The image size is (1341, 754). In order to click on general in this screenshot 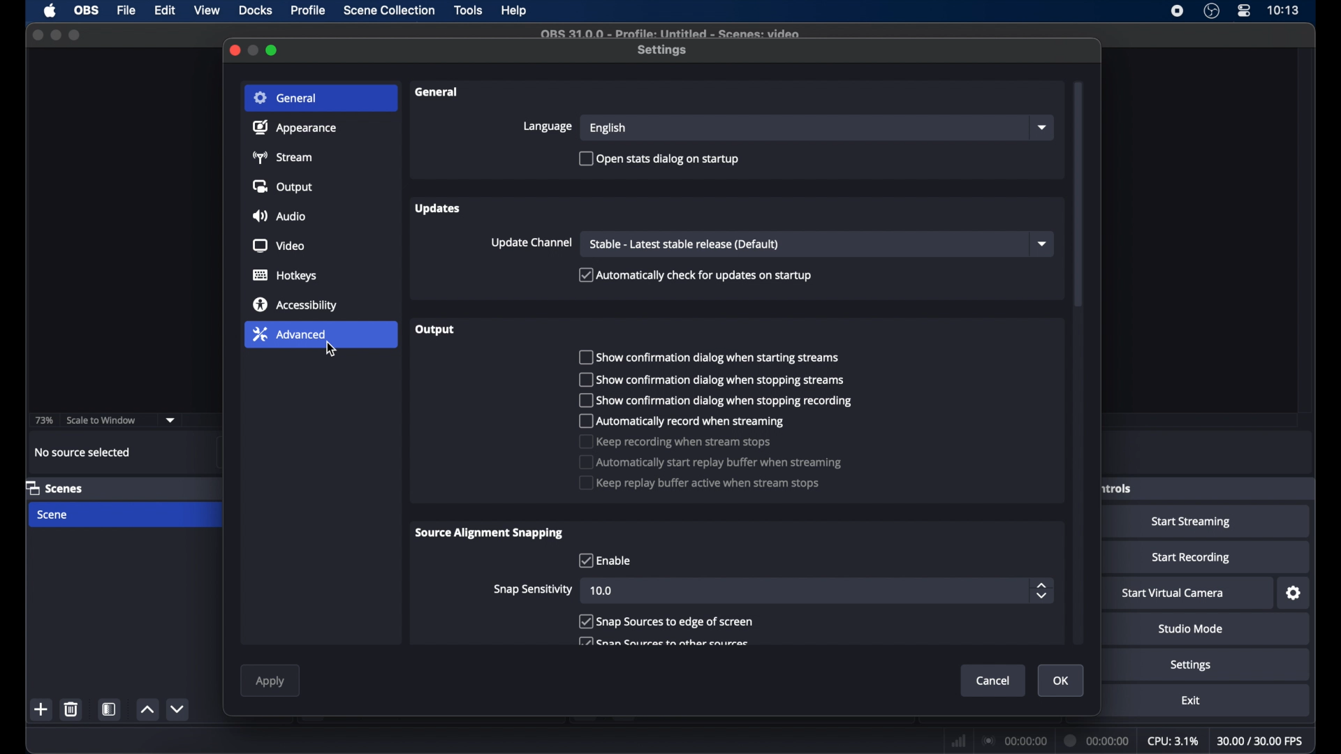, I will do `click(437, 92)`.